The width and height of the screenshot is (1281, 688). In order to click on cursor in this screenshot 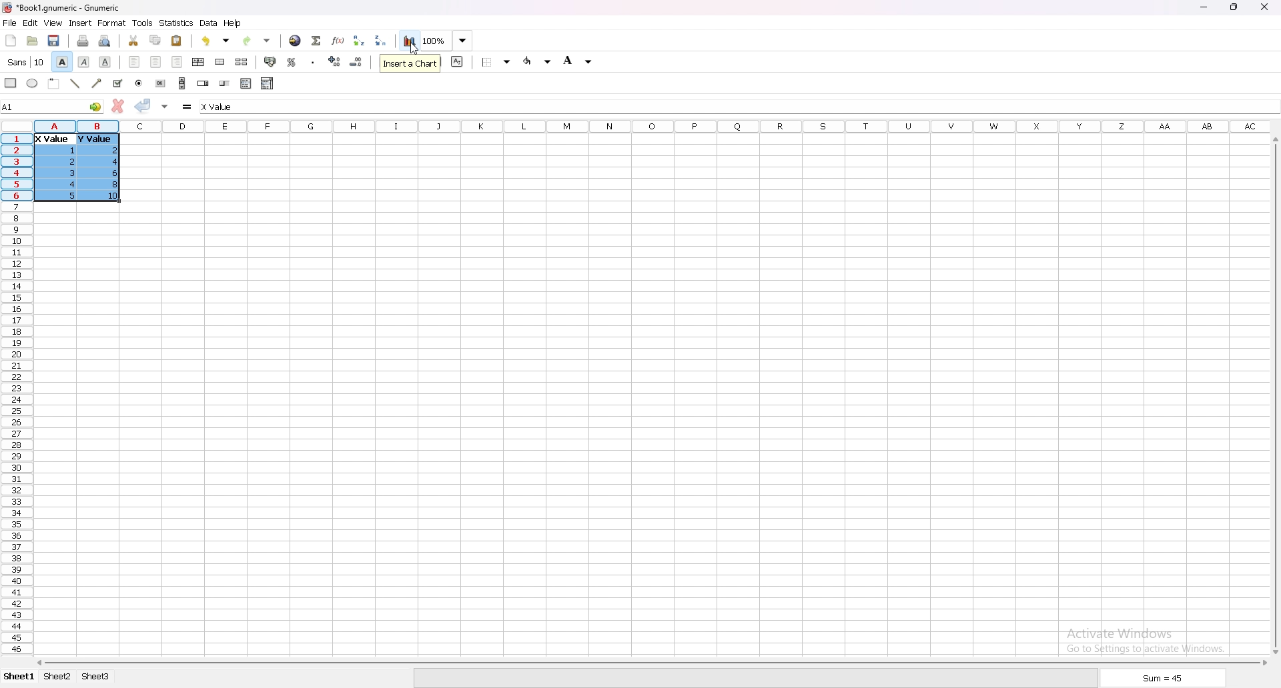, I will do `click(414, 49)`.